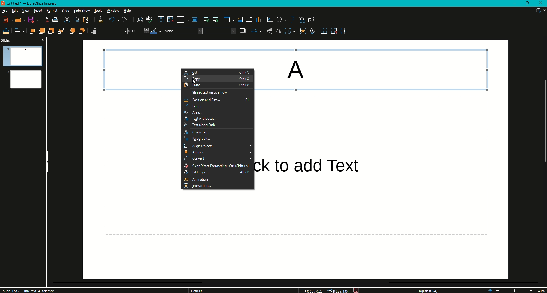  Describe the element at coordinates (62, 31) in the screenshot. I see `Send to Back` at that location.